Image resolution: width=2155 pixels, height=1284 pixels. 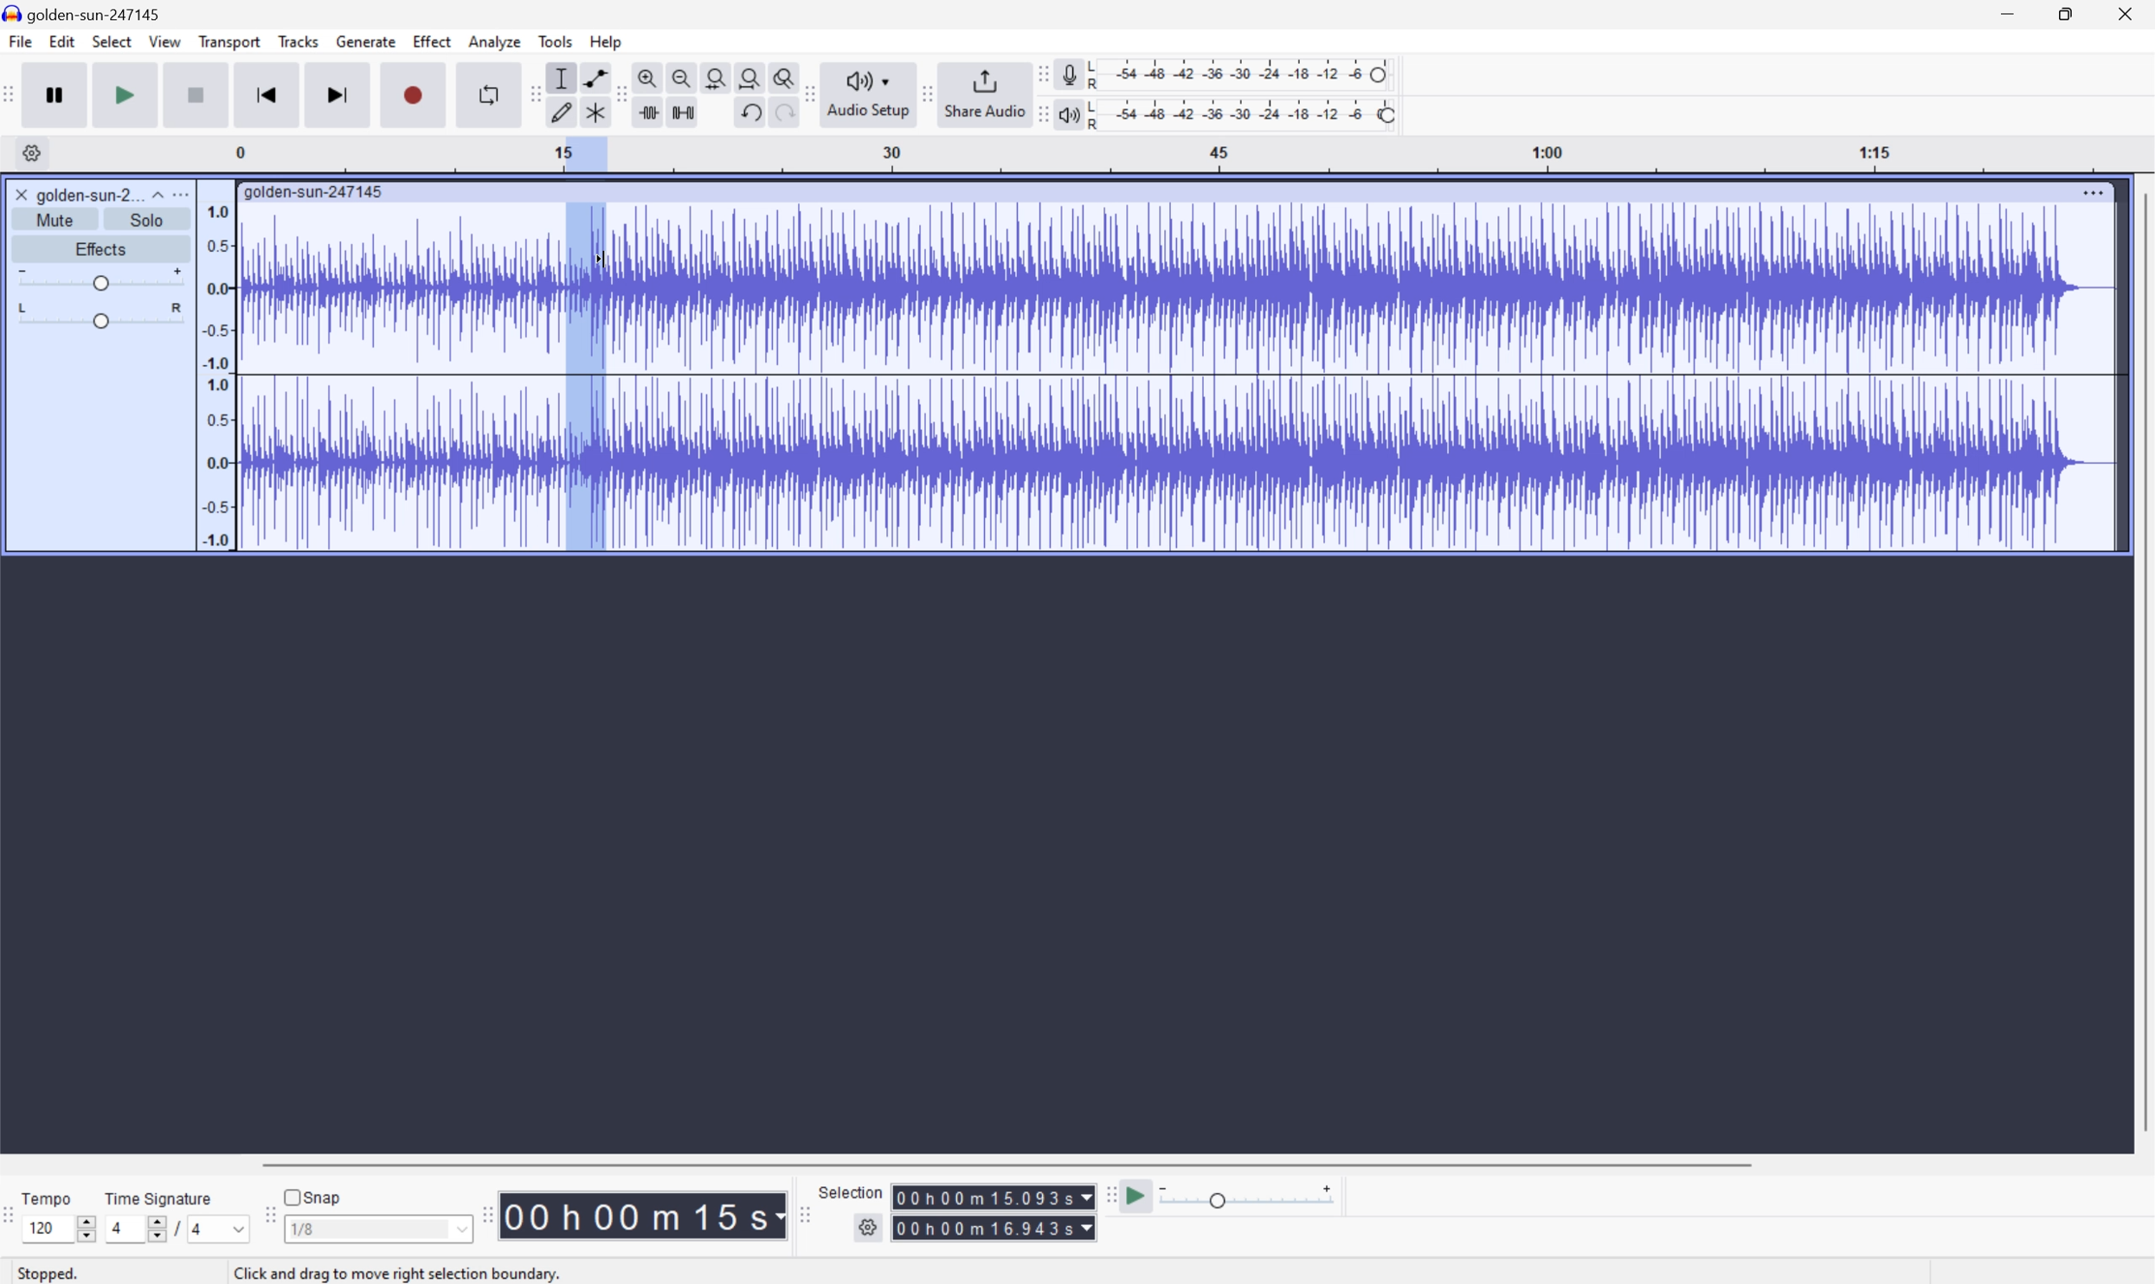 What do you see at coordinates (1250, 1197) in the screenshot?
I see `Playback speed: 1.000 x` at bounding box center [1250, 1197].